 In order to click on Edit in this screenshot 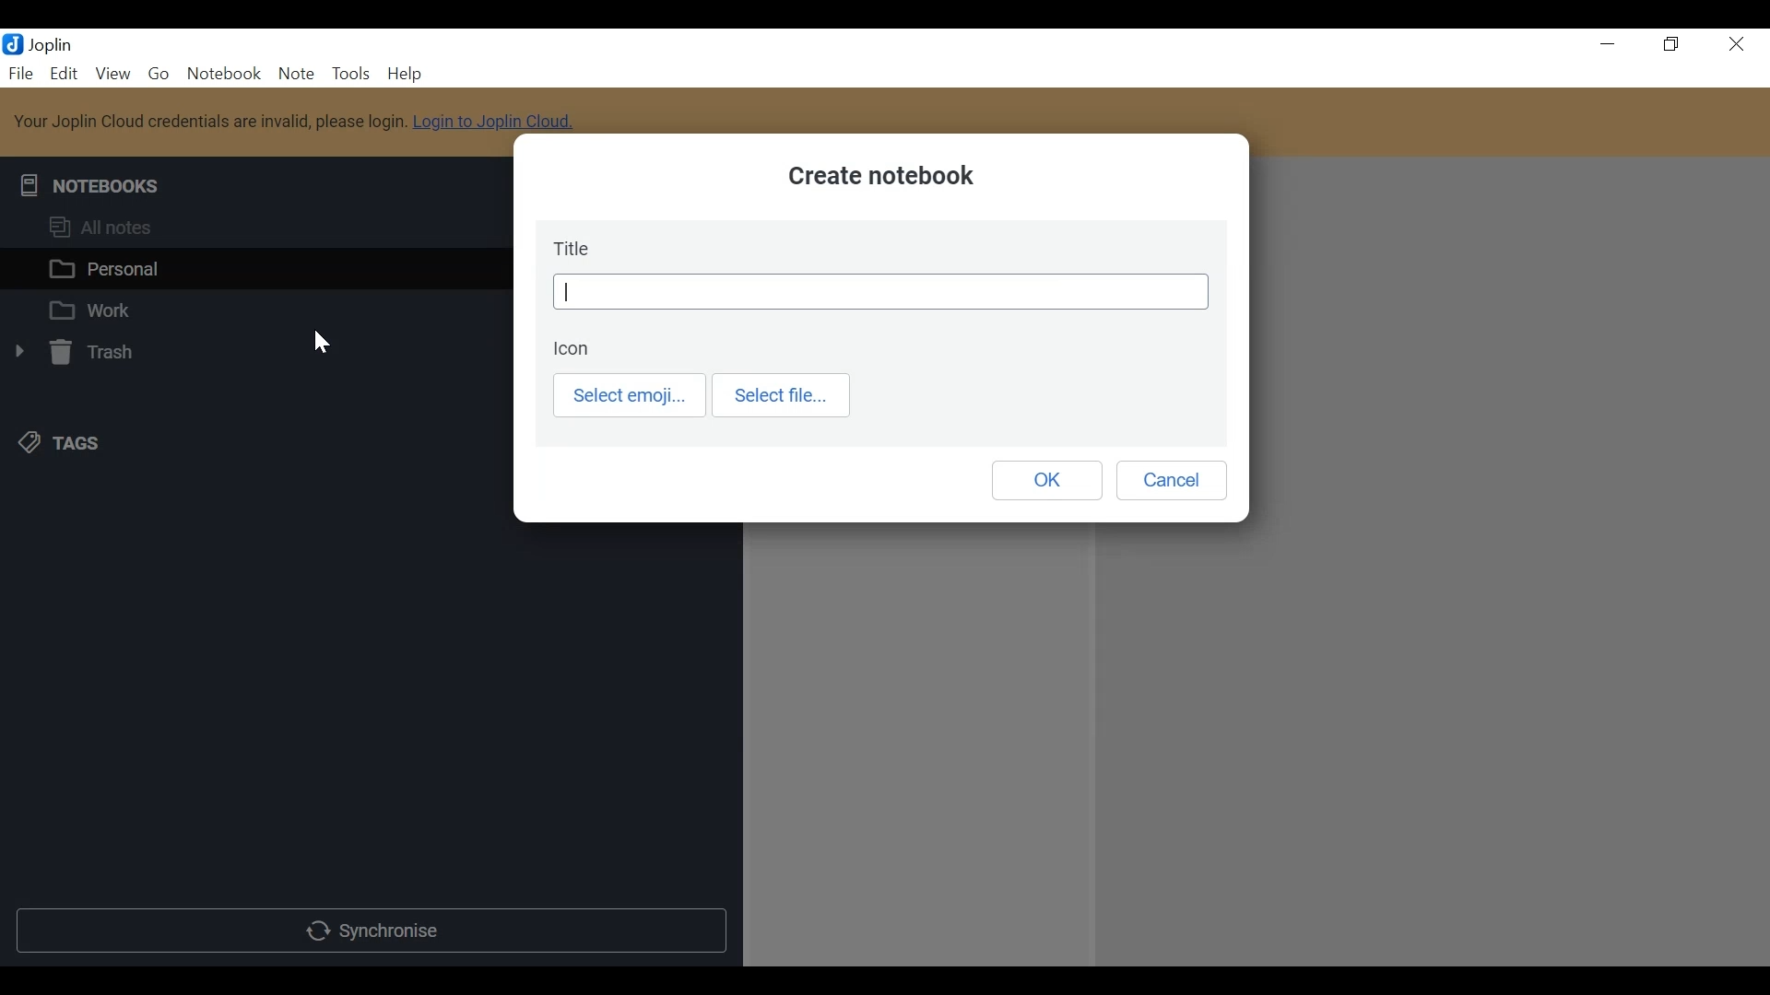, I will do `click(65, 73)`.